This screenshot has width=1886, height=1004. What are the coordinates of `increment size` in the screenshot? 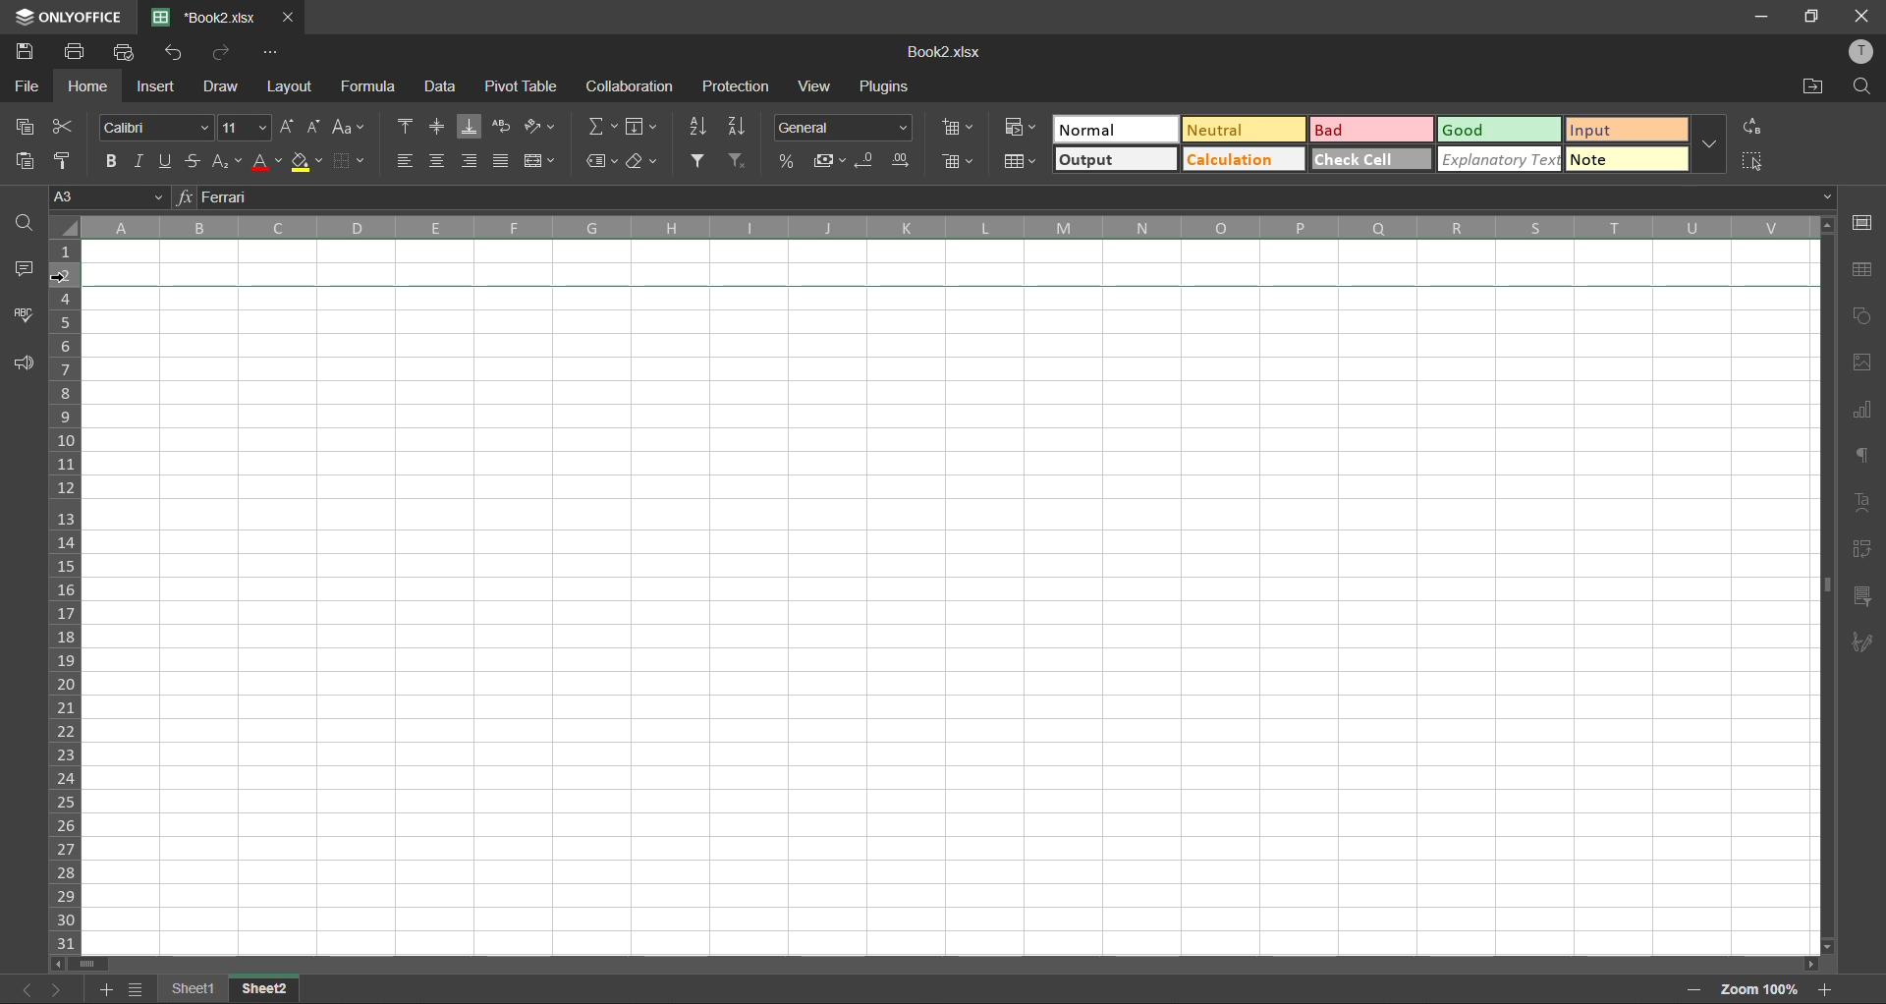 It's located at (288, 128).